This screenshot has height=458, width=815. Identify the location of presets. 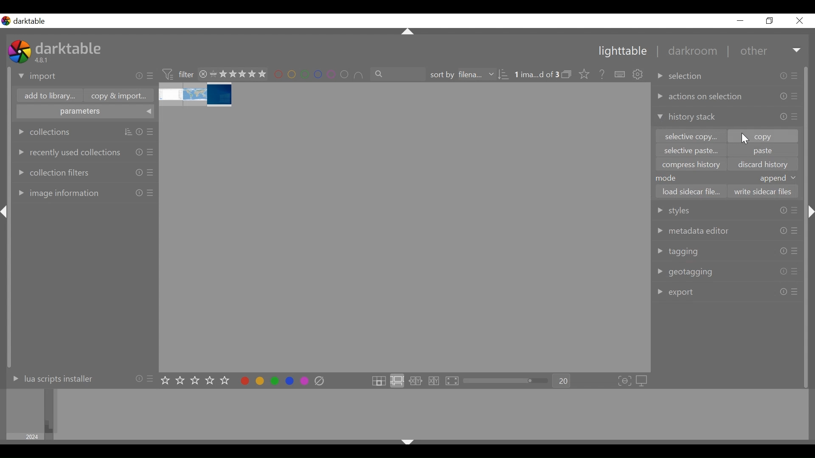
(794, 231).